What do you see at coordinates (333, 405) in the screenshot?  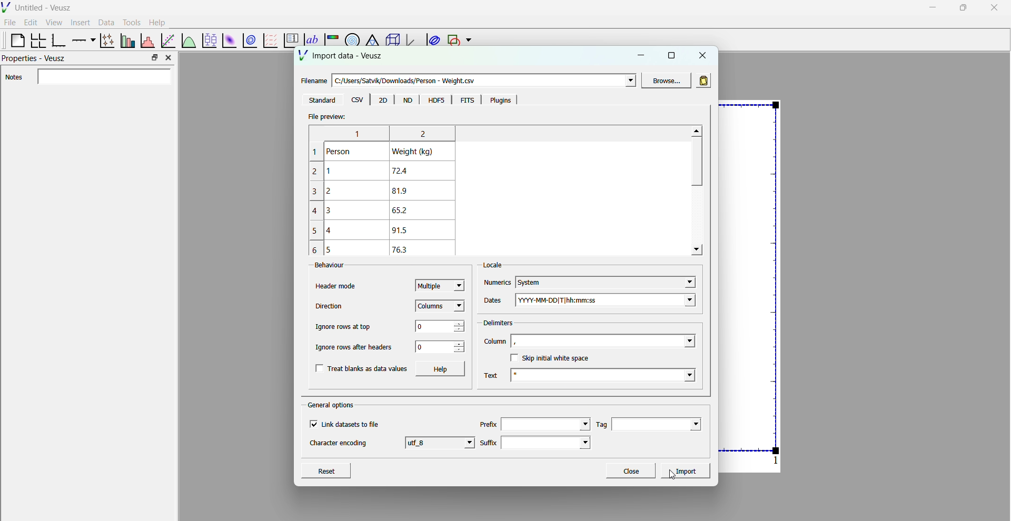 I see `General options` at bounding box center [333, 405].